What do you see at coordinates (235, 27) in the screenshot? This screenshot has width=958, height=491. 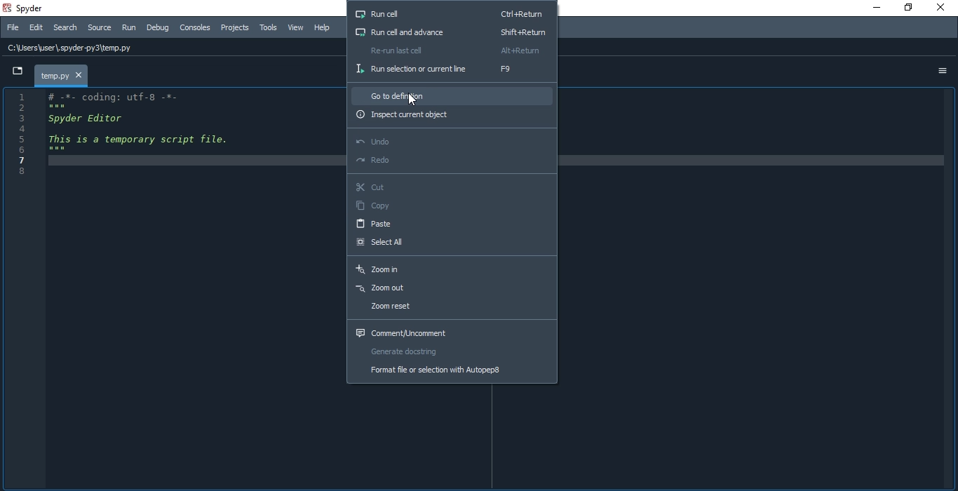 I see `Projects` at bounding box center [235, 27].